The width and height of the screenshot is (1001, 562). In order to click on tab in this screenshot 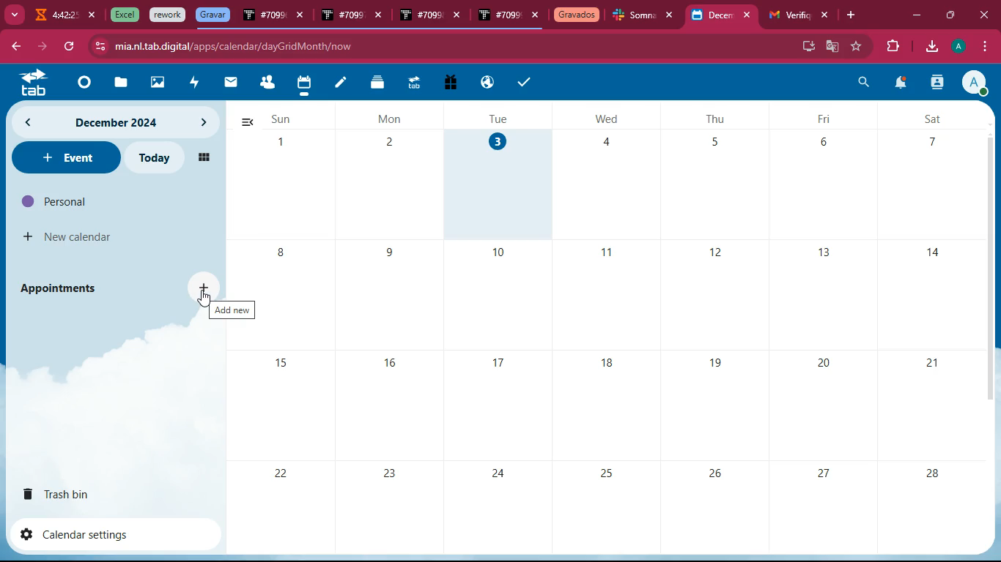, I will do `click(122, 15)`.